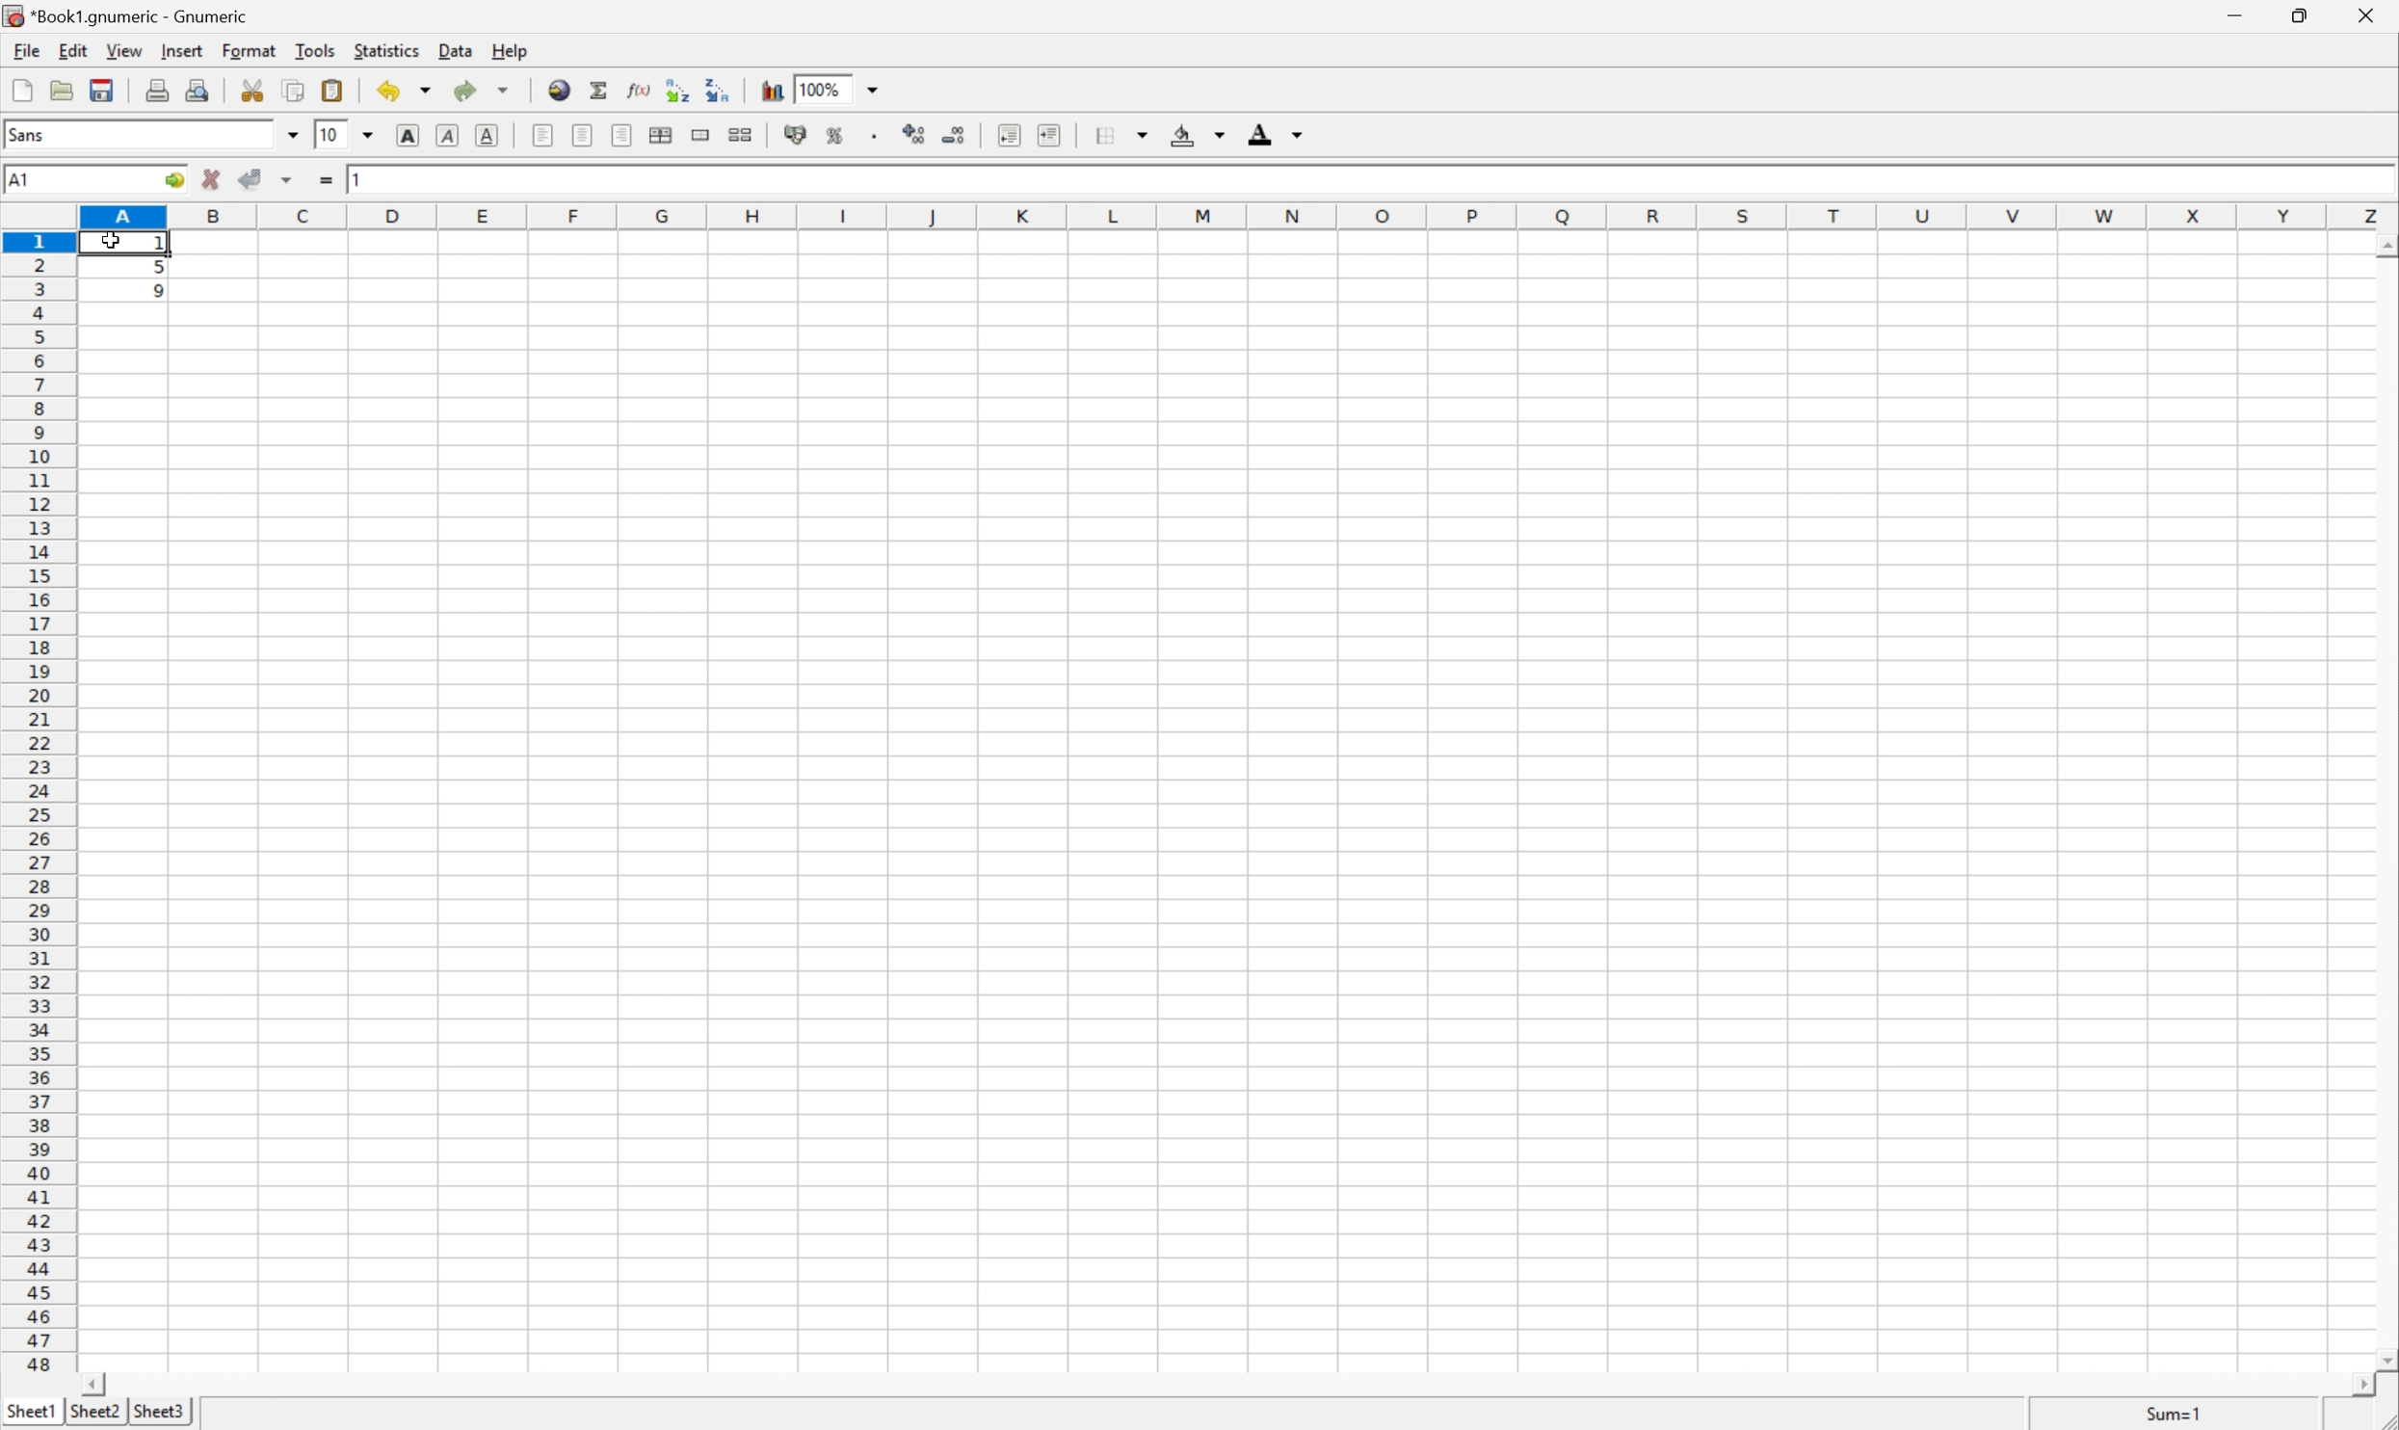 This screenshot has width=2399, height=1430. Describe the element at coordinates (360, 176) in the screenshot. I see `1` at that location.